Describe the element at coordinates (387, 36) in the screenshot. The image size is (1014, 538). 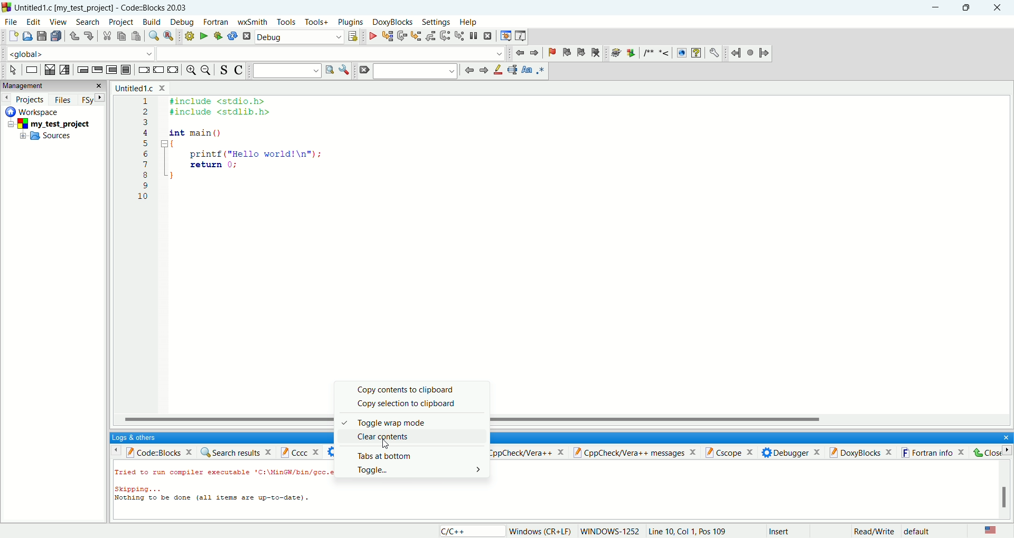
I see `run cursor` at that location.